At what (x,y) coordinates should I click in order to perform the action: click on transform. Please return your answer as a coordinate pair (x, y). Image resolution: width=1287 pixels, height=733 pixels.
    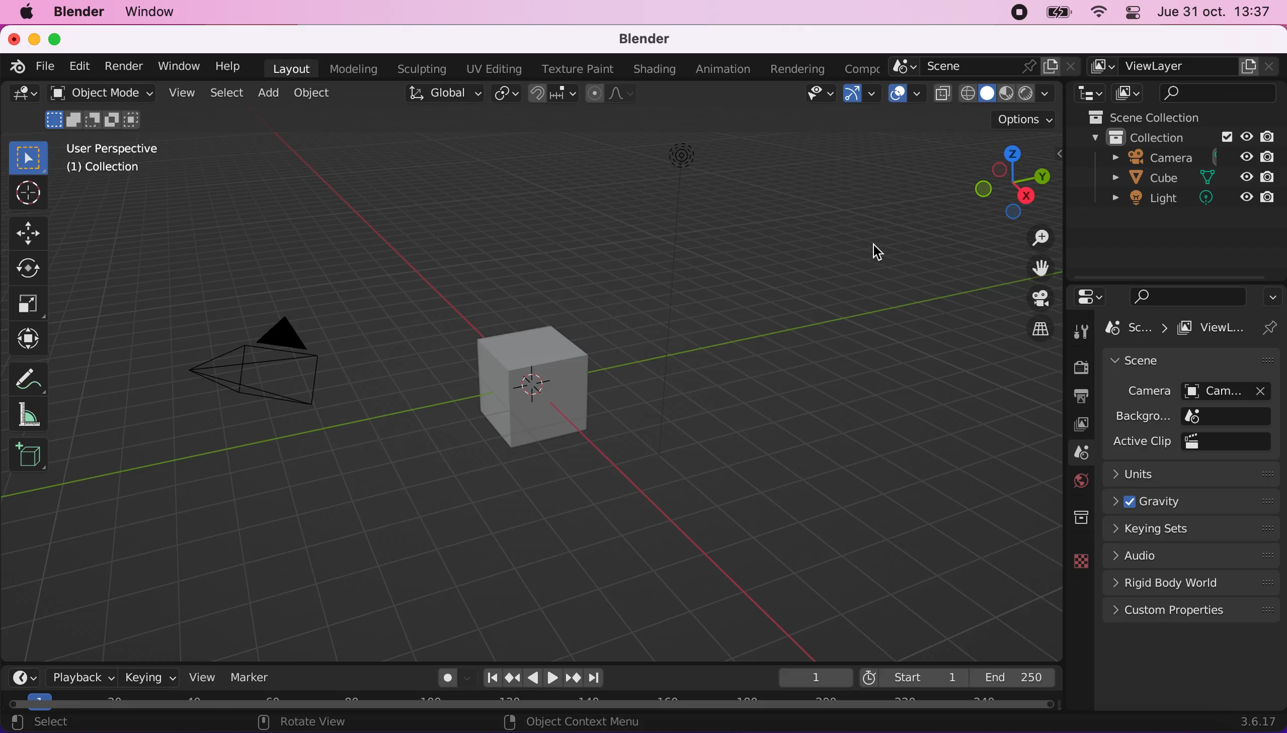
    Looking at the image, I should click on (32, 336).